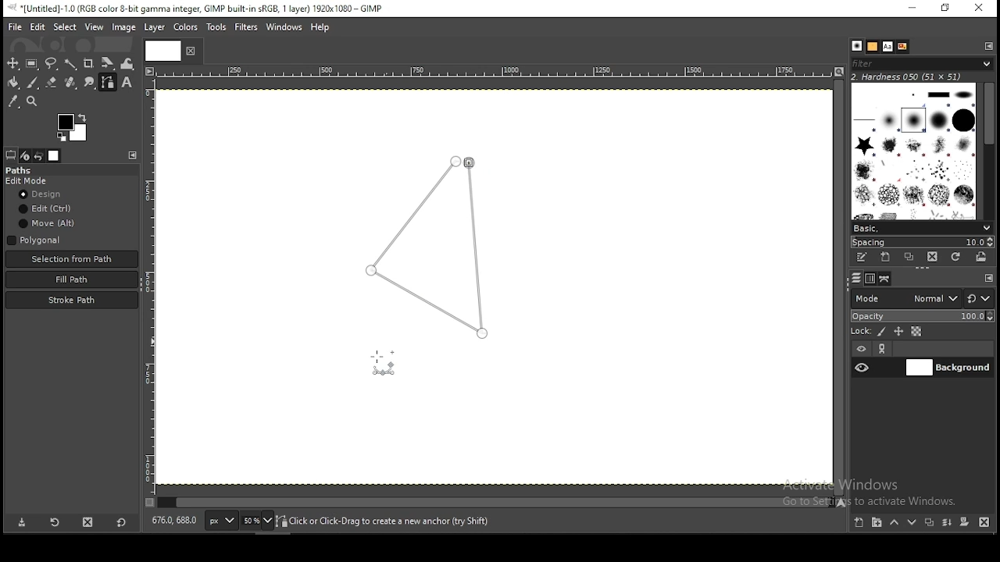  Describe the element at coordinates (922, 242) in the screenshot. I see `spacing` at that location.